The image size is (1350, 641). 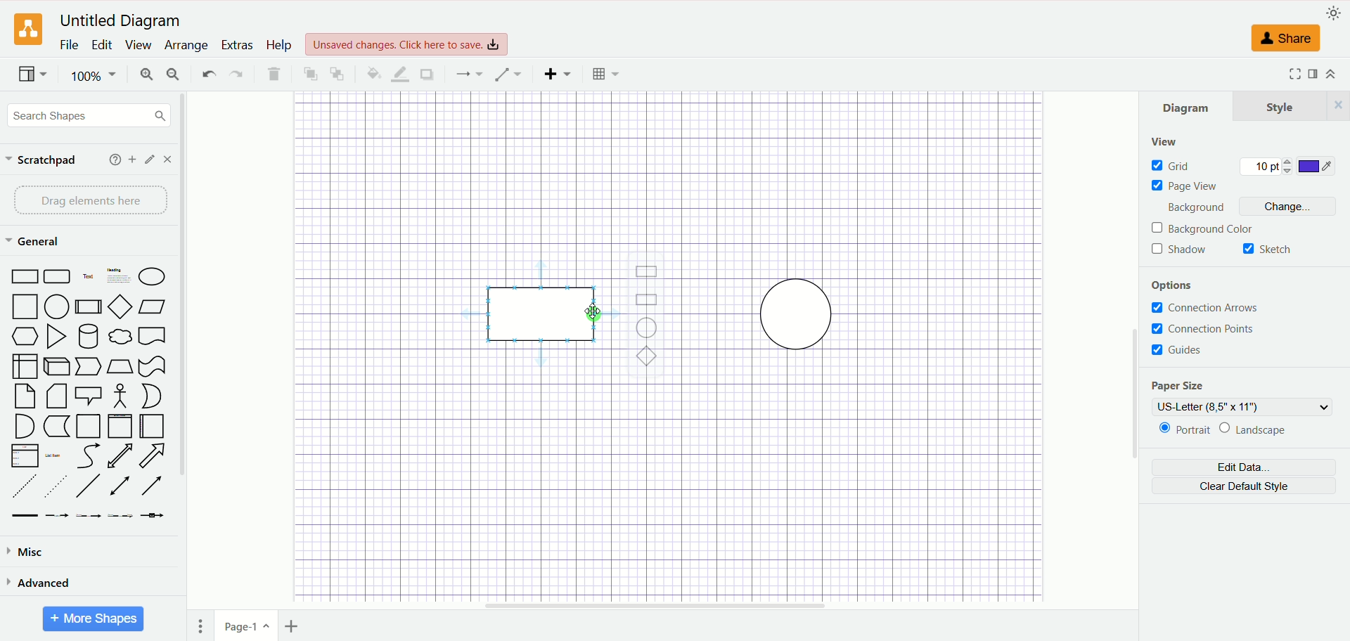 I want to click on expand/collapse, so click(x=1331, y=74).